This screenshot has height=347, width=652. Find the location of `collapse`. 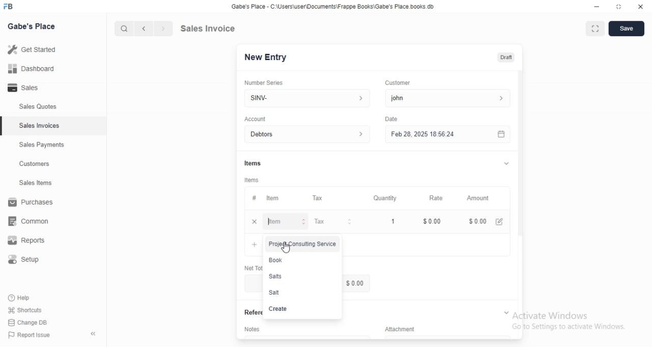

collapse is located at coordinates (94, 334).